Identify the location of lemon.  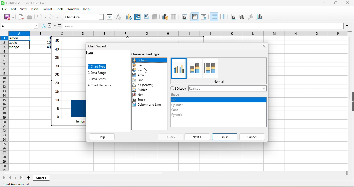
(19, 38).